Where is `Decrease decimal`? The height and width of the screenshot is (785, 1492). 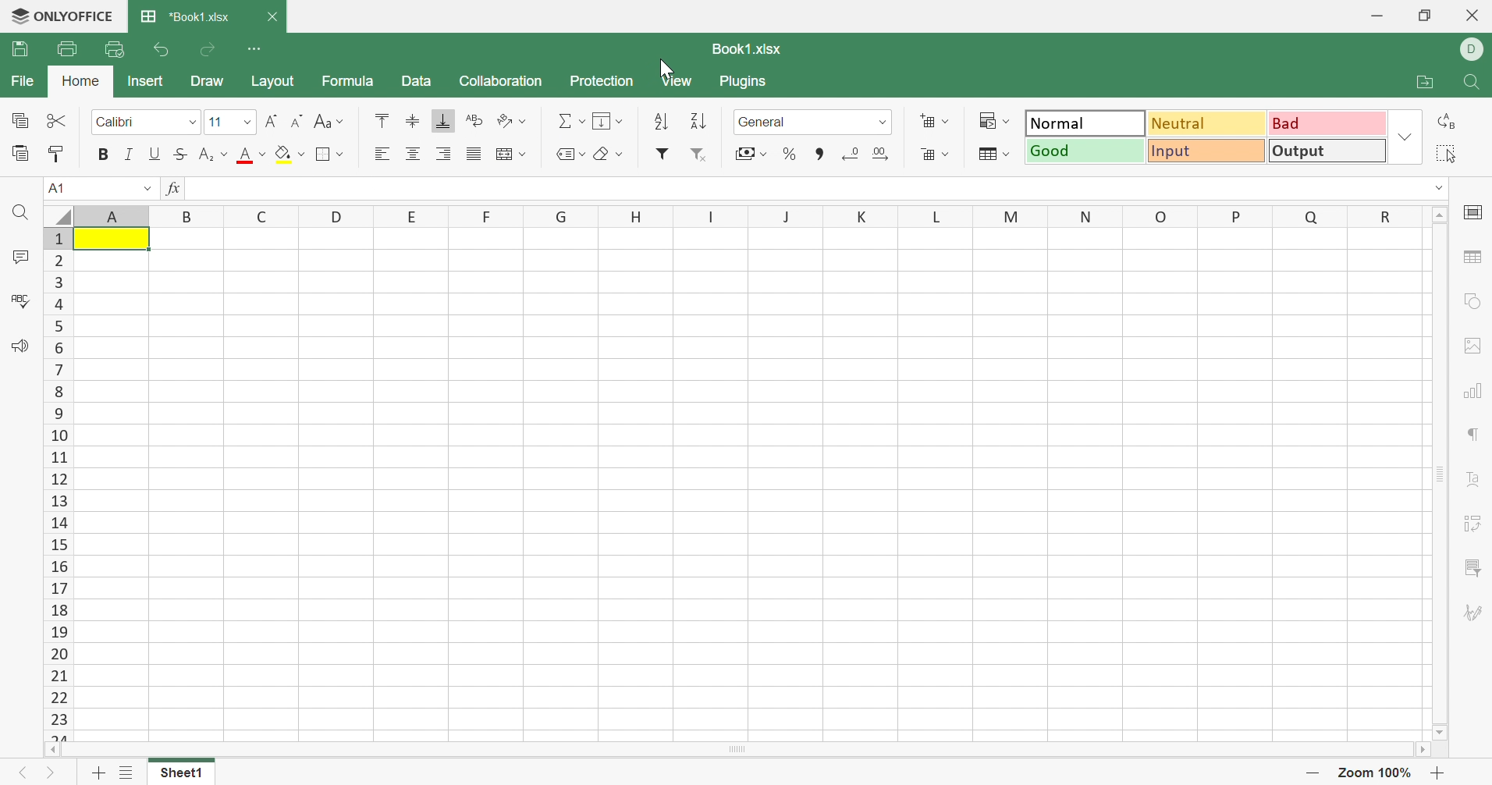
Decrease decimal is located at coordinates (849, 150).